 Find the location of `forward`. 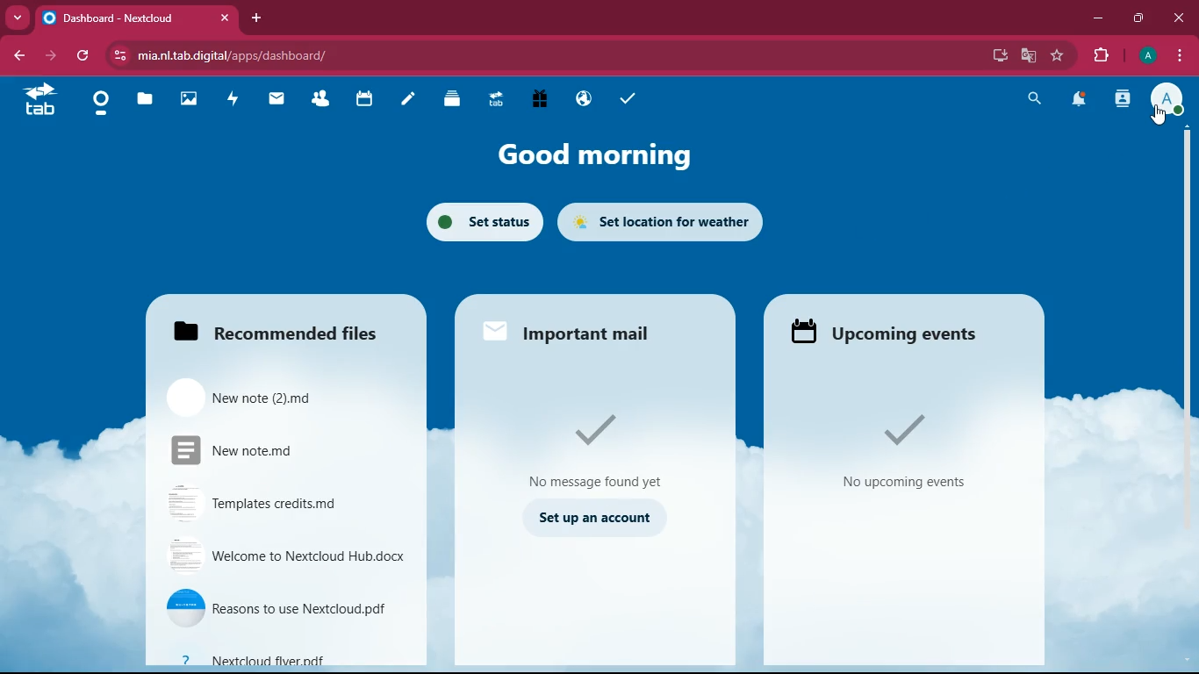

forward is located at coordinates (54, 56).